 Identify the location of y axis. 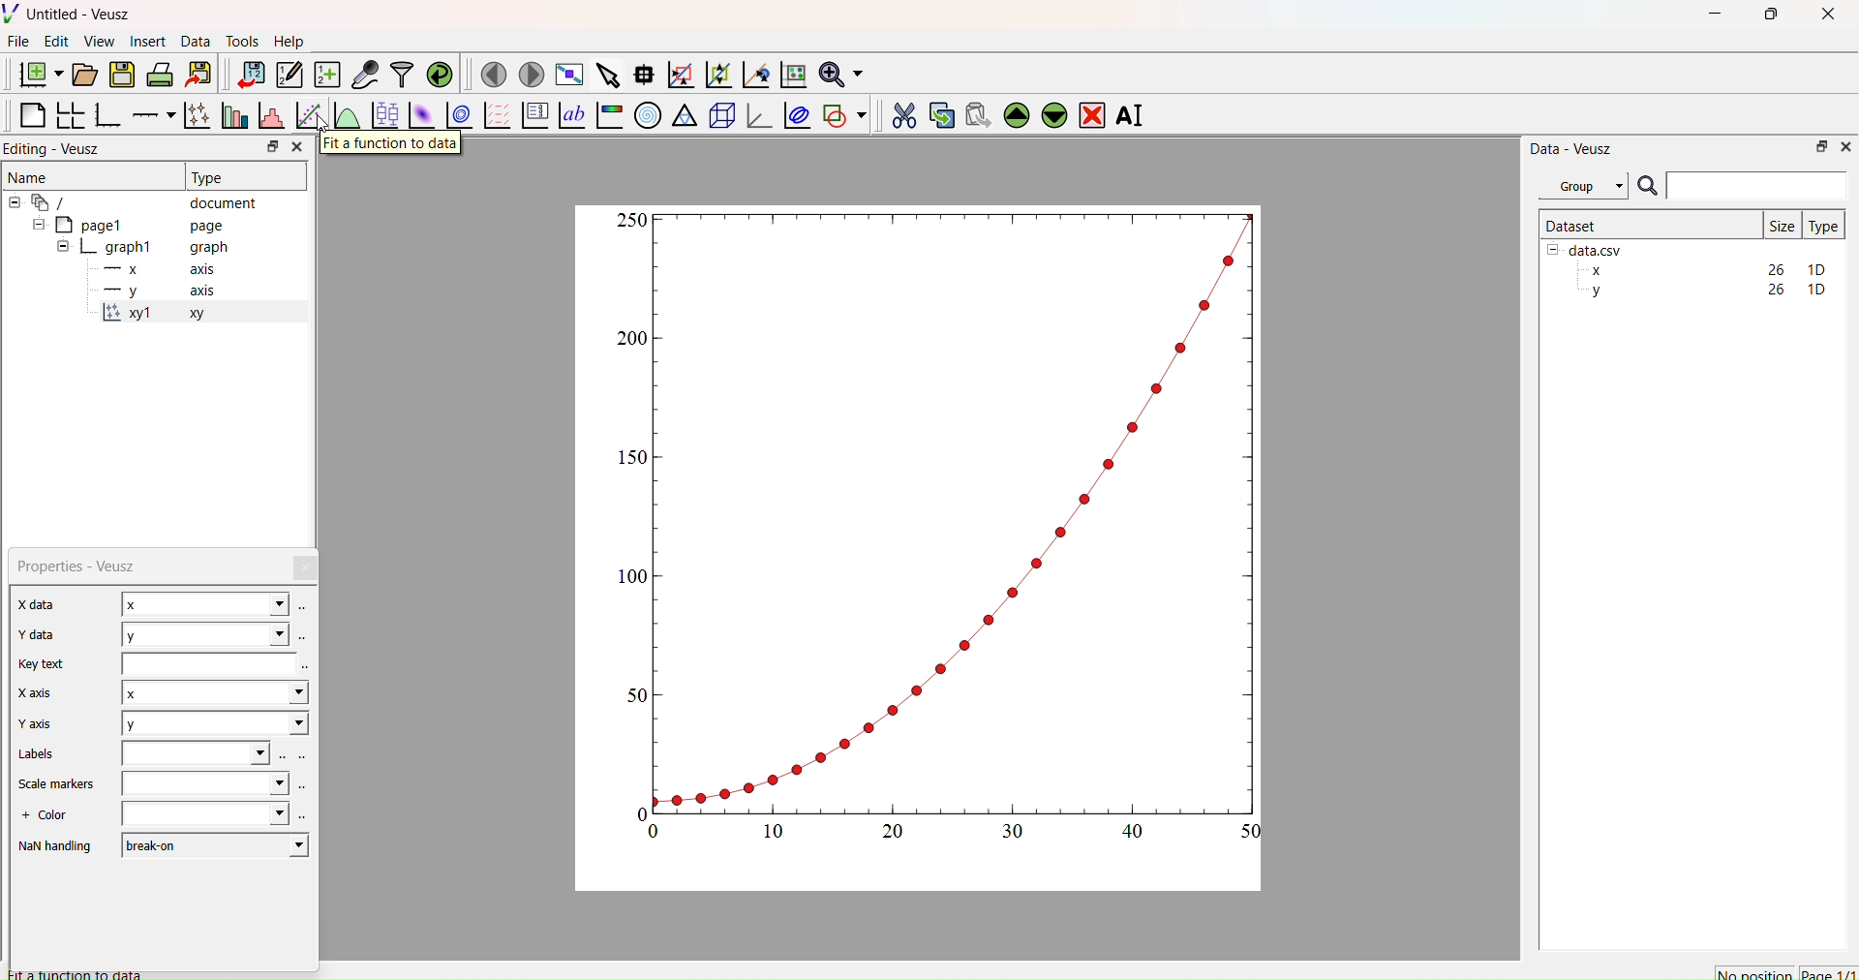
(148, 291).